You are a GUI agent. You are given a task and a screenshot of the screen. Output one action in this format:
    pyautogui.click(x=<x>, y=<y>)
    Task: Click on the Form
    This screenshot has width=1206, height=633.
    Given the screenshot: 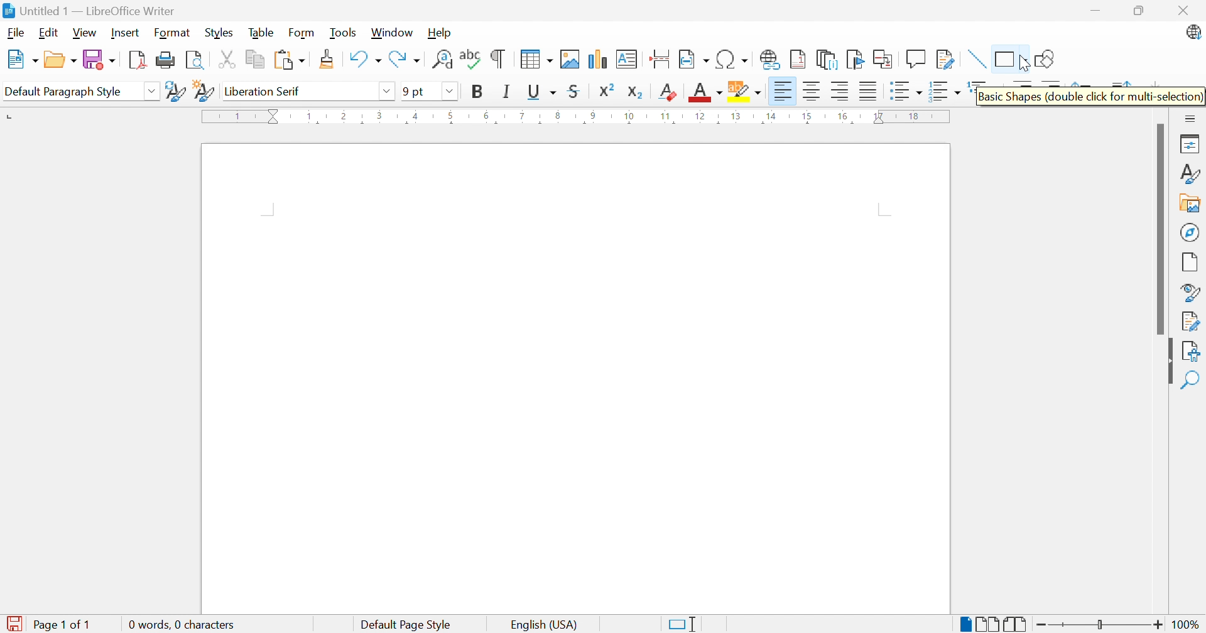 What is the action you would take?
    pyautogui.click(x=302, y=33)
    